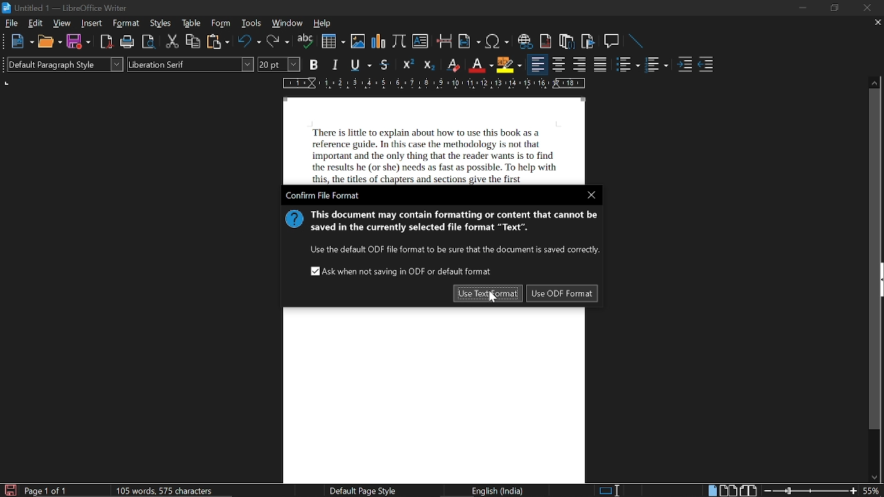  Describe the element at coordinates (706, 65) in the screenshot. I see `decrease indent` at that location.